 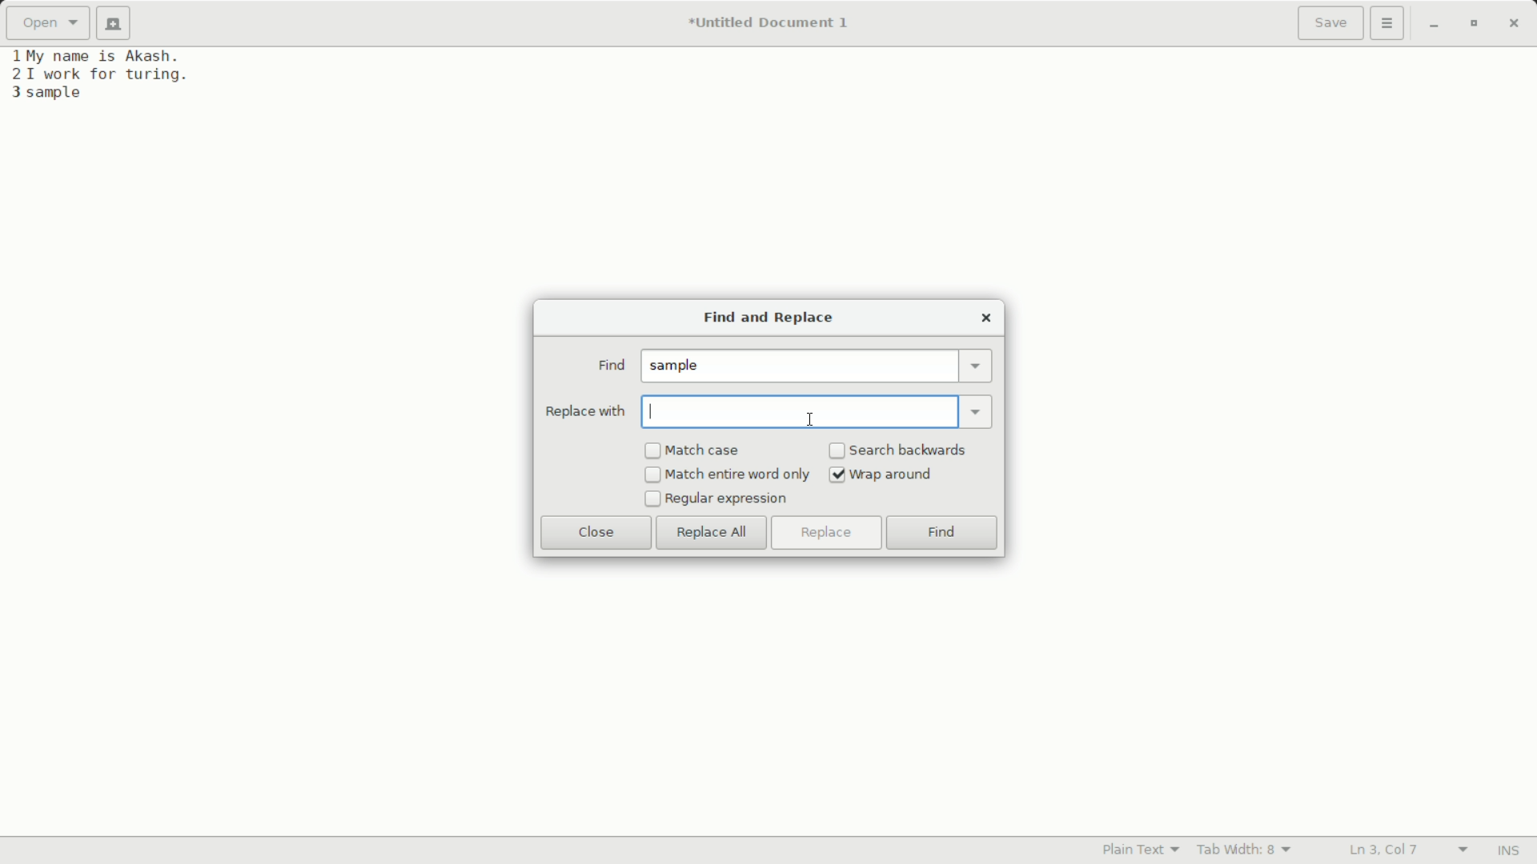 What do you see at coordinates (652, 451) in the screenshot?
I see `checkbox` at bounding box center [652, 451].